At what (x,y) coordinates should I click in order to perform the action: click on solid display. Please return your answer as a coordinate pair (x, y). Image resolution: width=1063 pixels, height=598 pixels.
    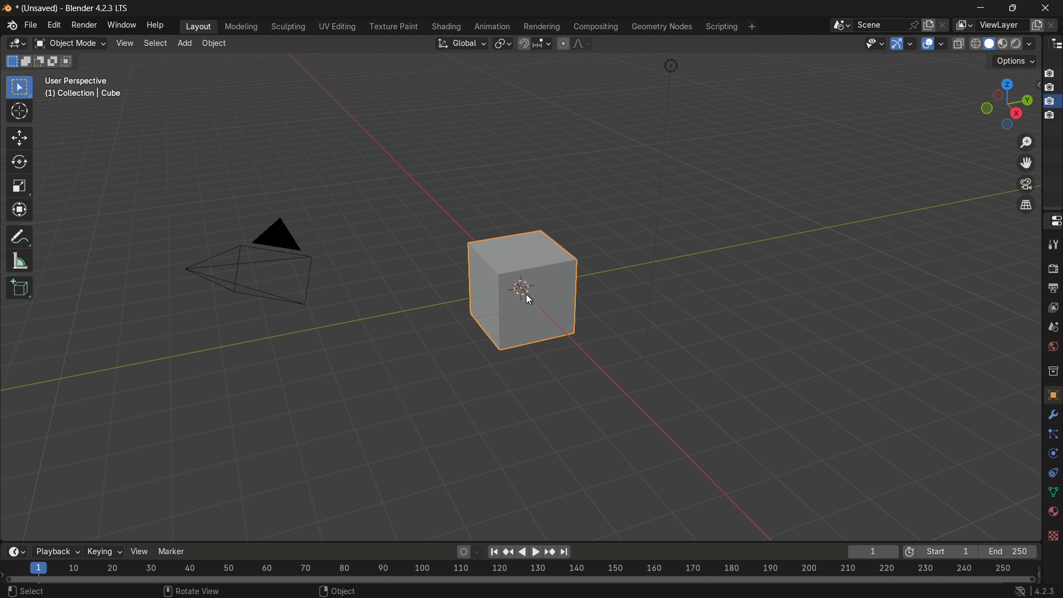
    Looking at the image, I should click on (989, 43).